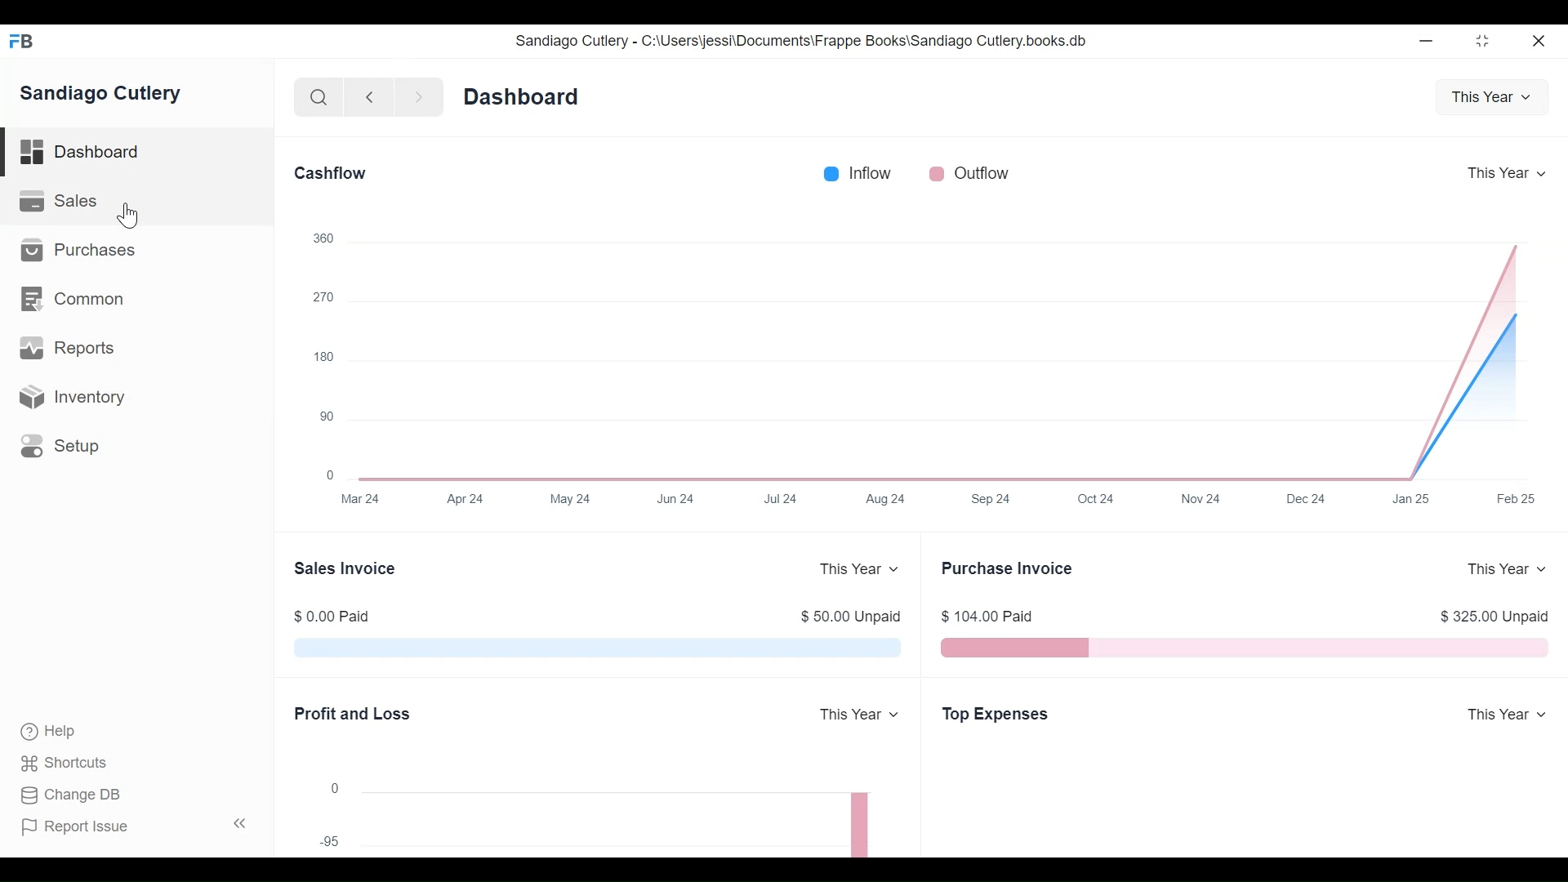 The width and height of the screenshot is (1568, 882). Describe the element at coordinates (330, 173) in the screenshot. I see `Cashflow` at that location.